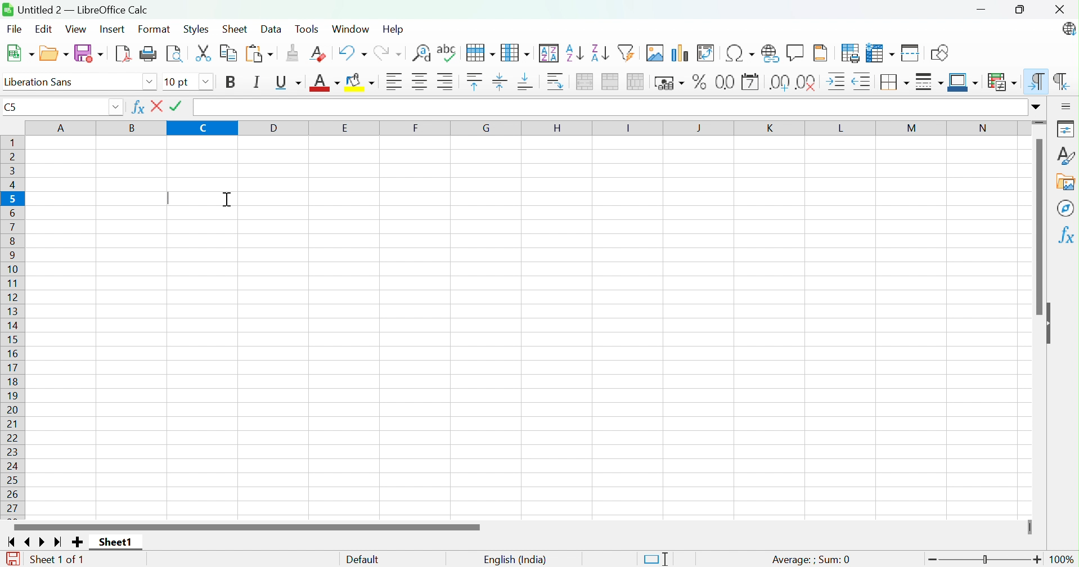  I want to click on Split window, so click(911, 53).